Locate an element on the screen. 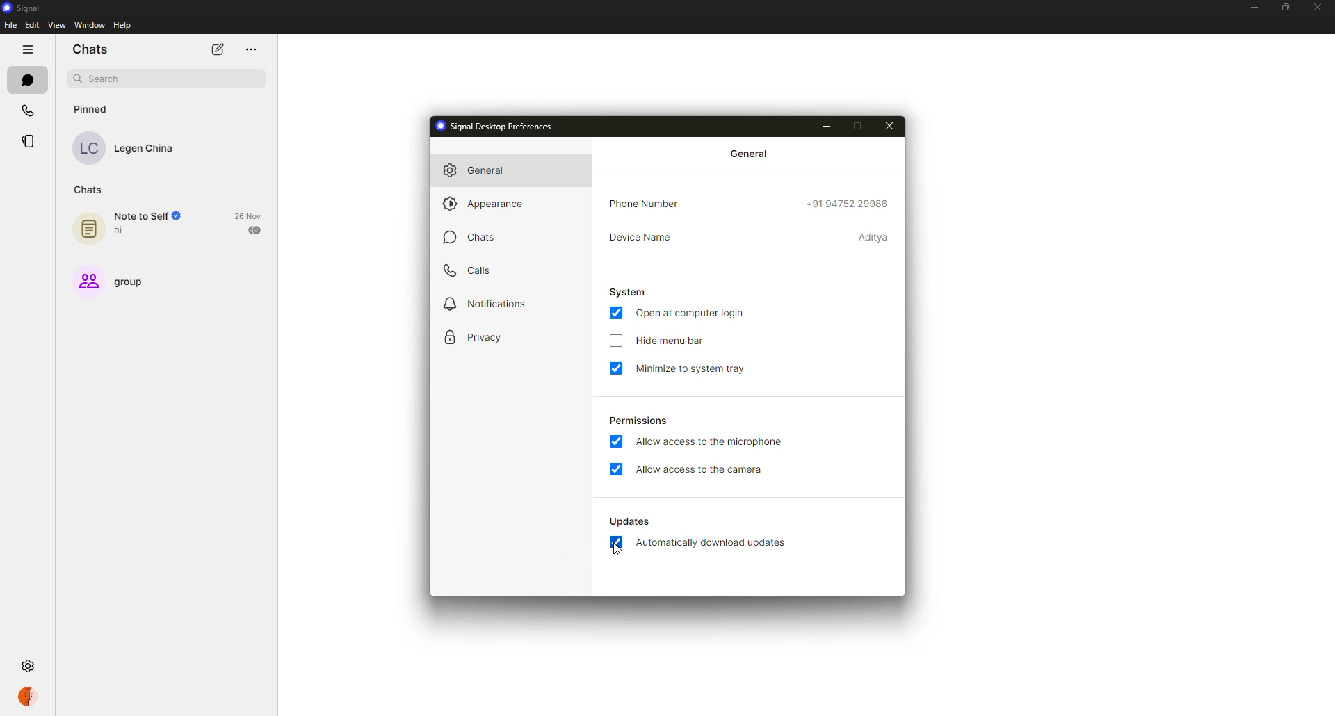 The height and width of the screenshot is (716, 1335). maximize is located at coordinates (1282, 8).